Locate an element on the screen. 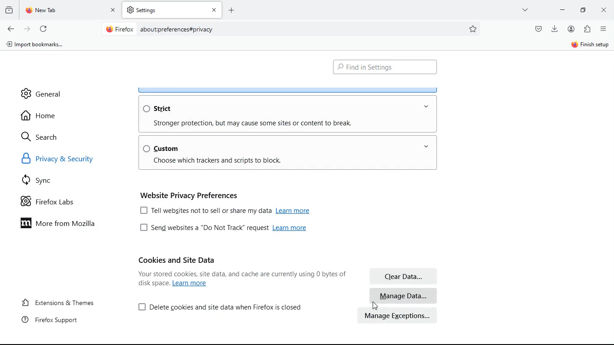 Image resolution: width=614 pixels, height=345 pixels. Stronger protection, but may cause some sites or content to break. is located at coordinates (254, 123).